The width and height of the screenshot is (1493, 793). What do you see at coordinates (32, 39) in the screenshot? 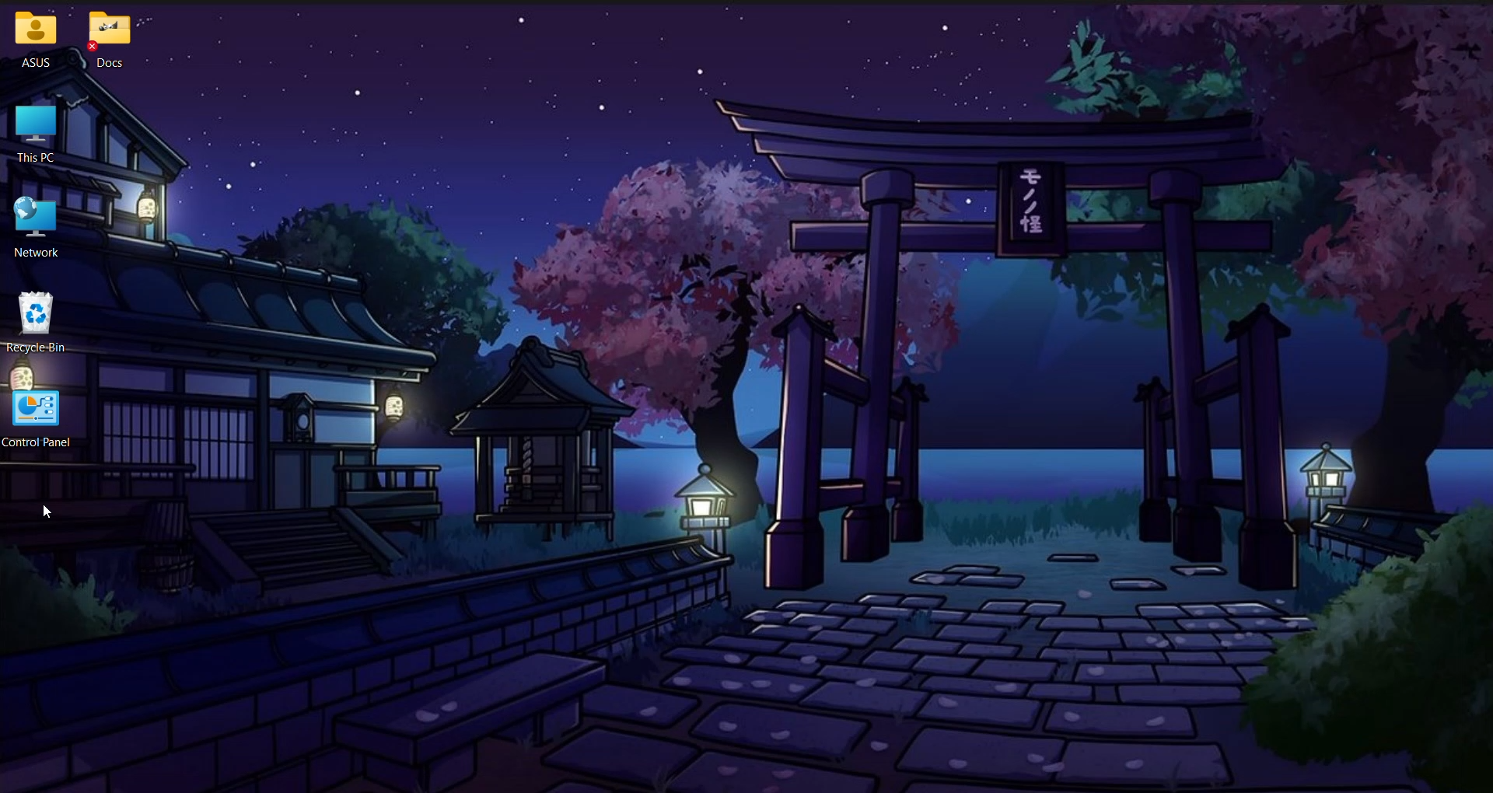
I see `ASUS,` at bounding box center [32, 39].